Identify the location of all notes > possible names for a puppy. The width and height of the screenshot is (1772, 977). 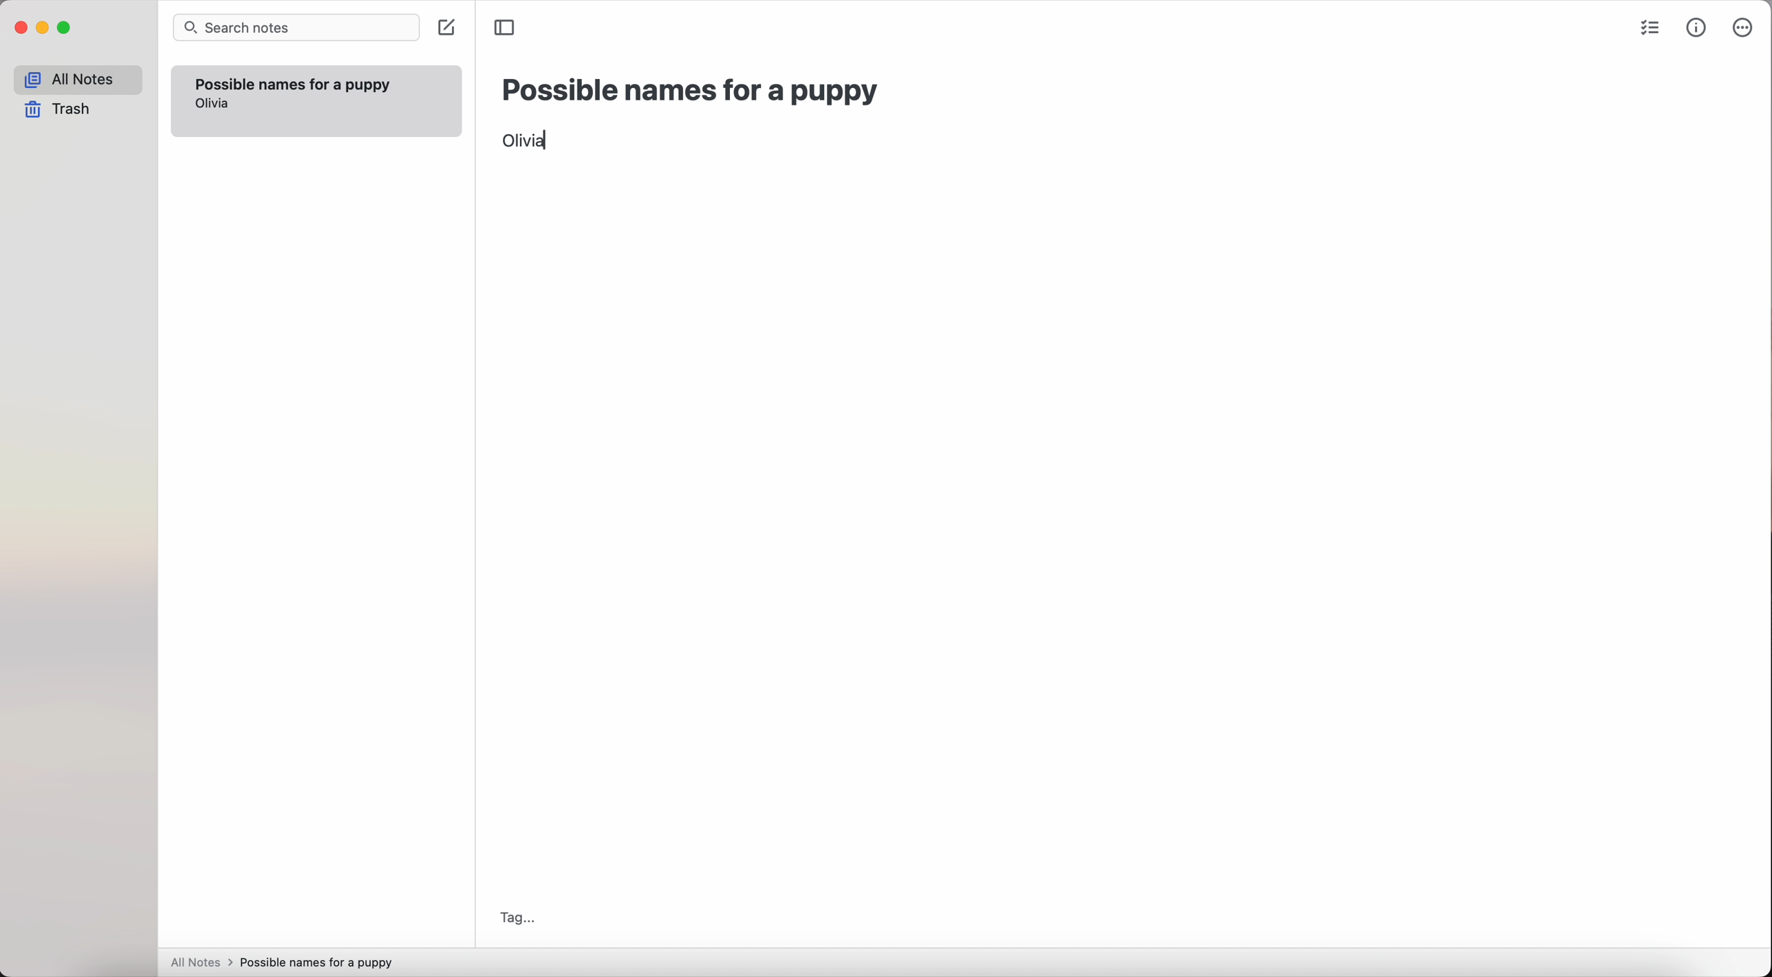
(287, 961).